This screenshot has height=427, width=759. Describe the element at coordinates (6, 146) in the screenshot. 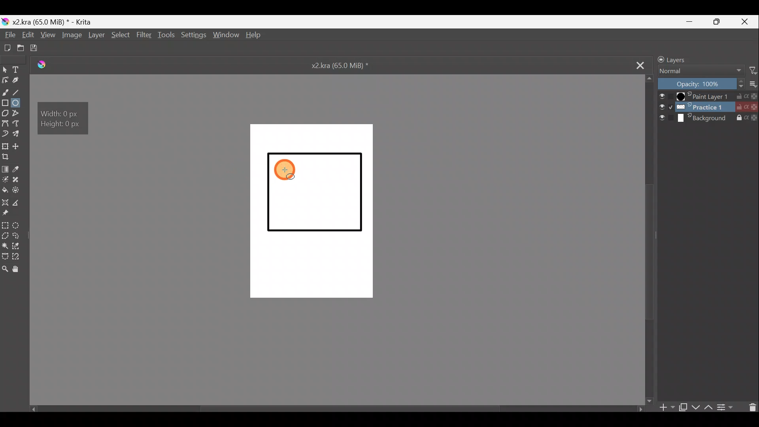

I see `Transform a layer/selection` at that location.